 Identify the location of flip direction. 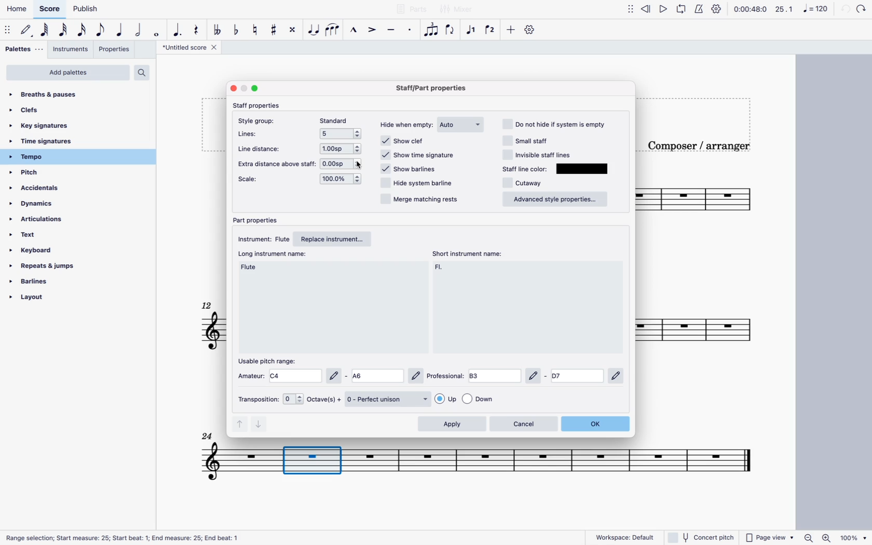
(449, 30).